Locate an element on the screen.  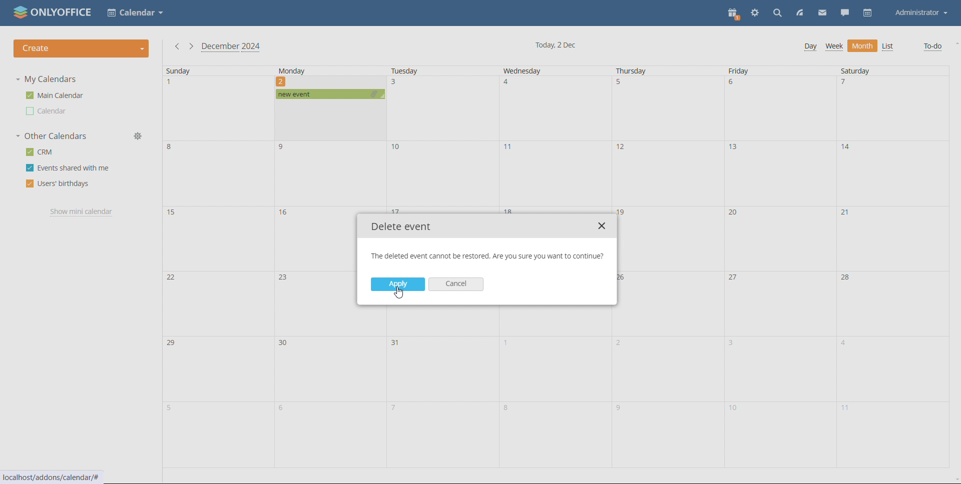
7 is located at coordinates (393, 408).